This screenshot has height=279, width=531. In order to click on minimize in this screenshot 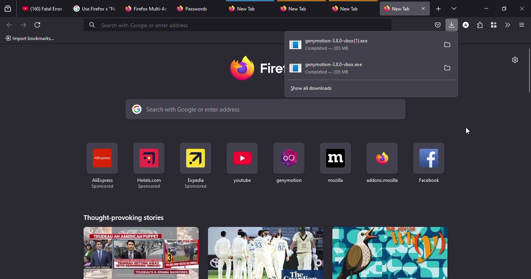, I will do `click(486, 8)`.